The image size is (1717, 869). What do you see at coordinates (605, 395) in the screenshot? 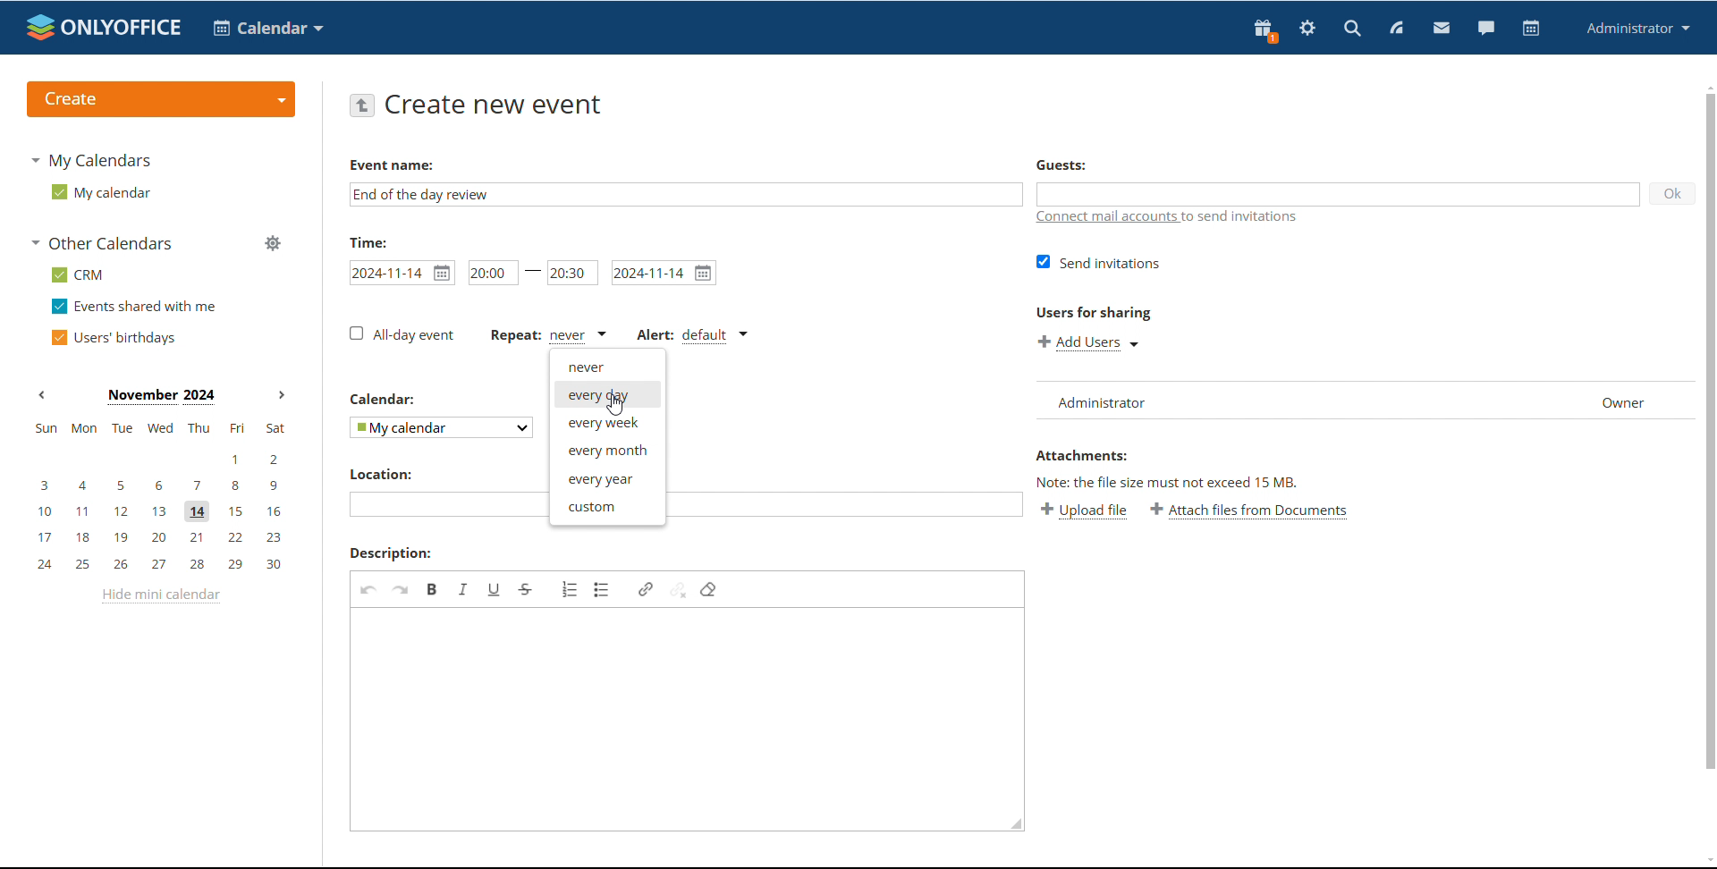
I see `every day` at bounding box center [605, 395].